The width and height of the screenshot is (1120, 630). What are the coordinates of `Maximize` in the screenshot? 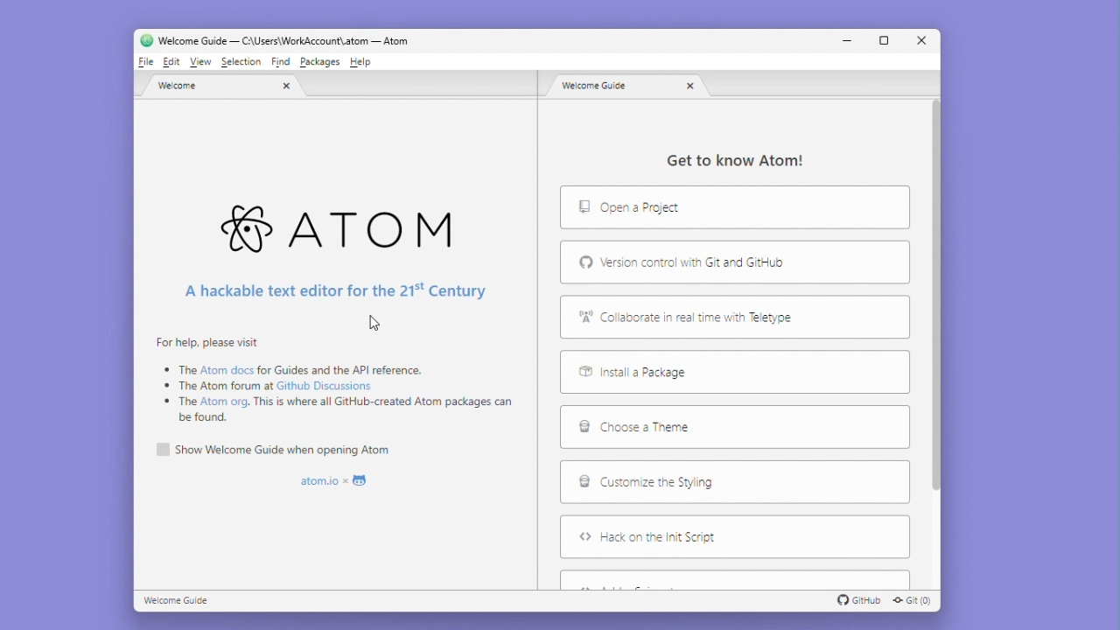 It's located at (884, 40).